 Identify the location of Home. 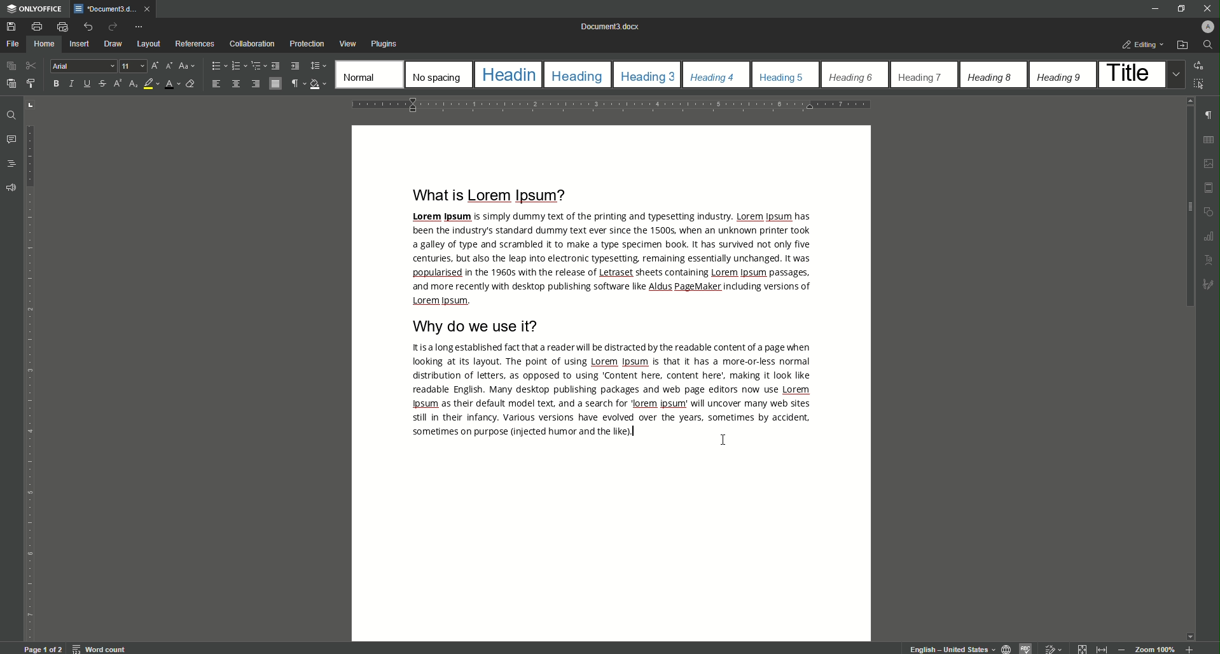
(46, 44).